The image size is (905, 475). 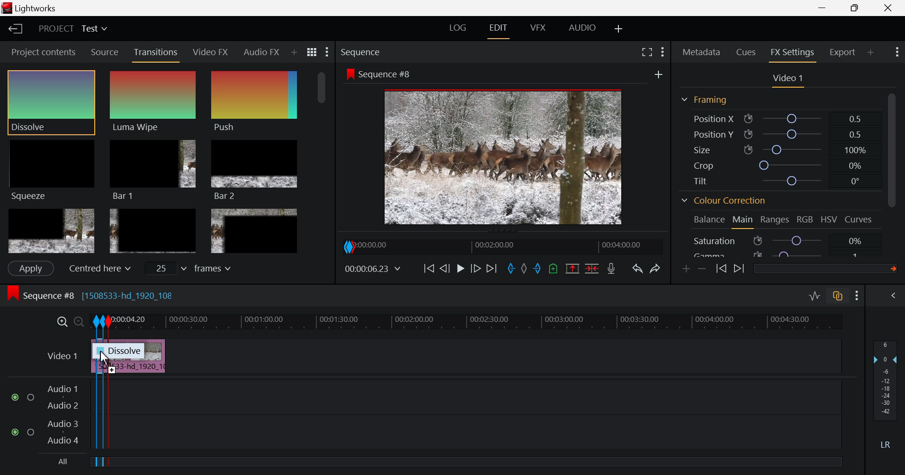 I want to click on Image, so click(x=506, y=159).